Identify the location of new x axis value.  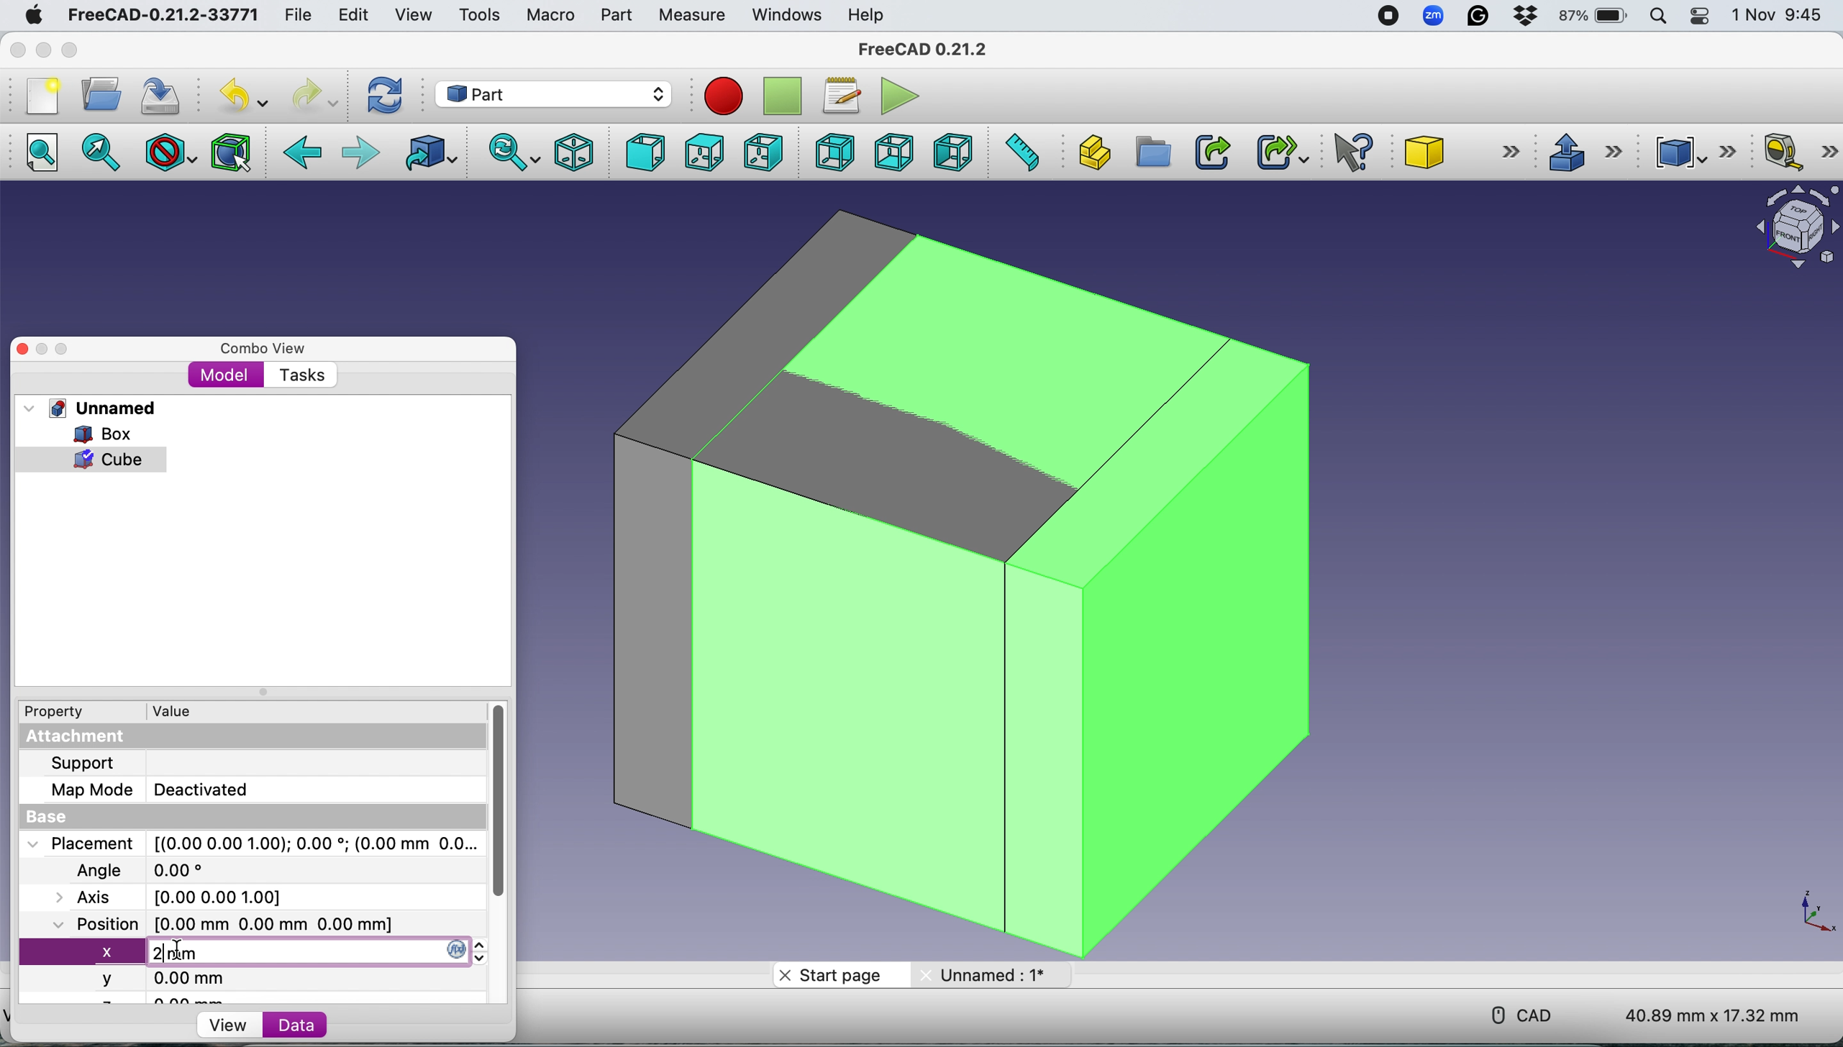
(242, 951).